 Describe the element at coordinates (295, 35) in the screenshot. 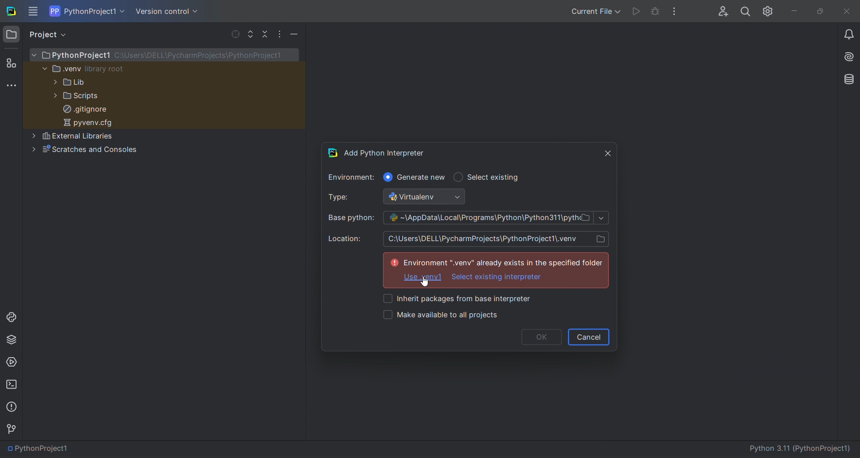

I see `minimize` at that location.